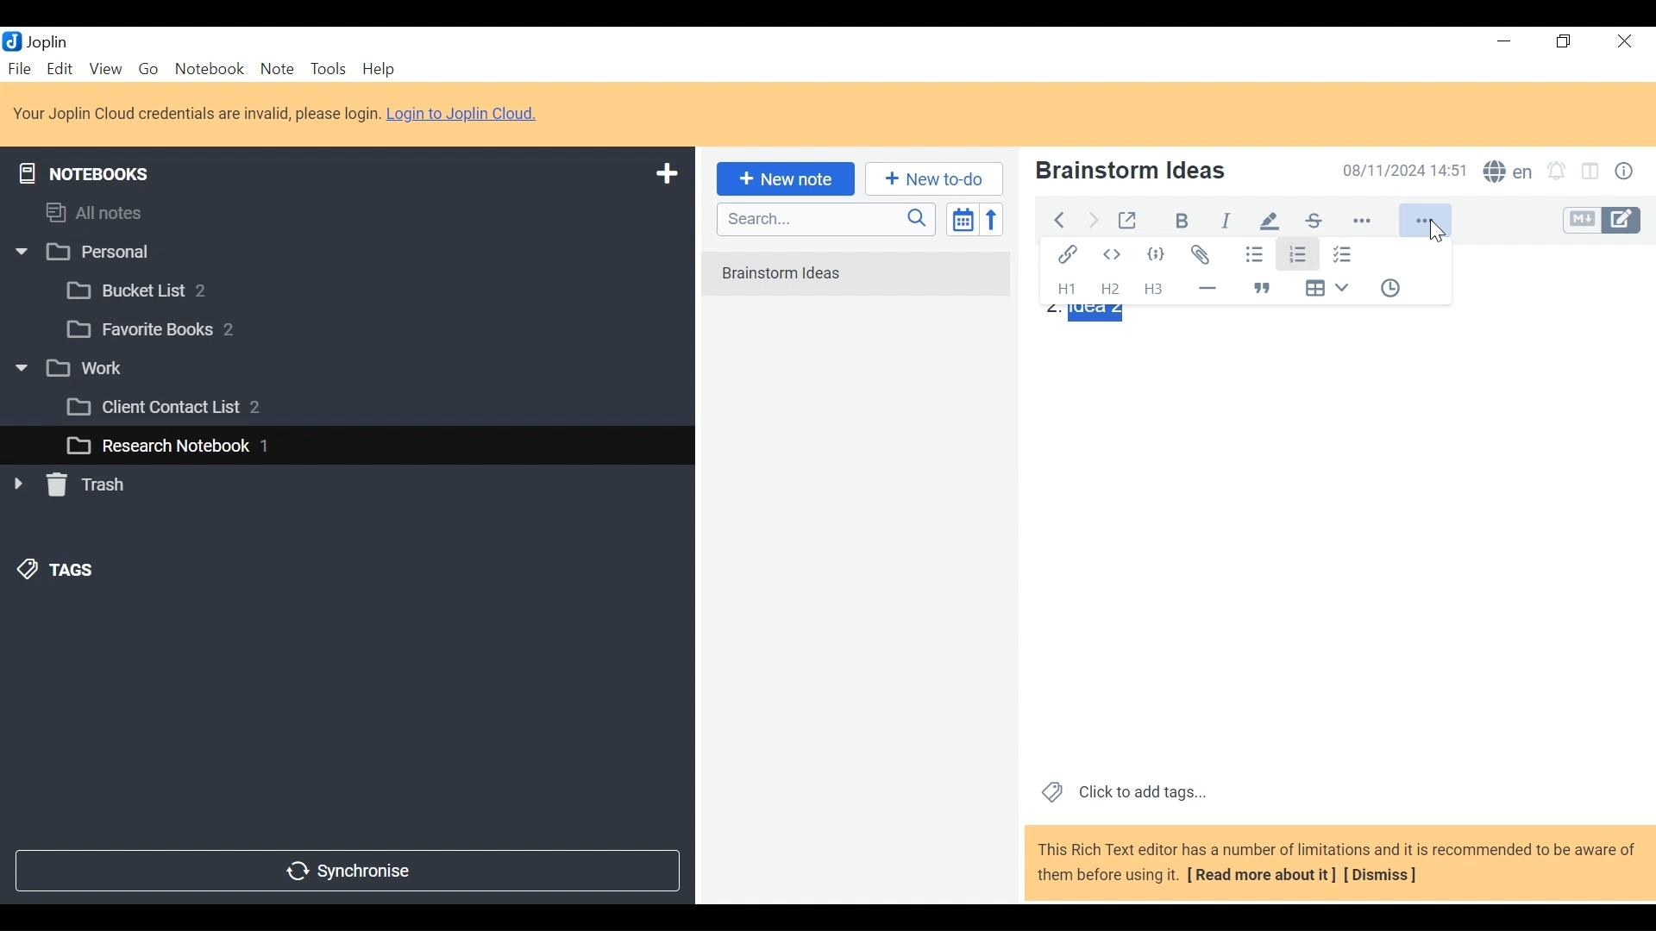 The width and height of the screenshot is (1656, 931). Describe the element at coordinates (1155, 256) in the screenshot. I see `Code Block` at that location.